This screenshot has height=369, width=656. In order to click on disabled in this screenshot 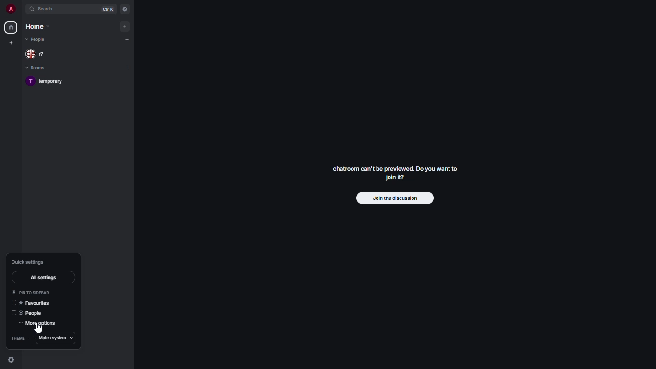, I will do `click(14, 312)`.